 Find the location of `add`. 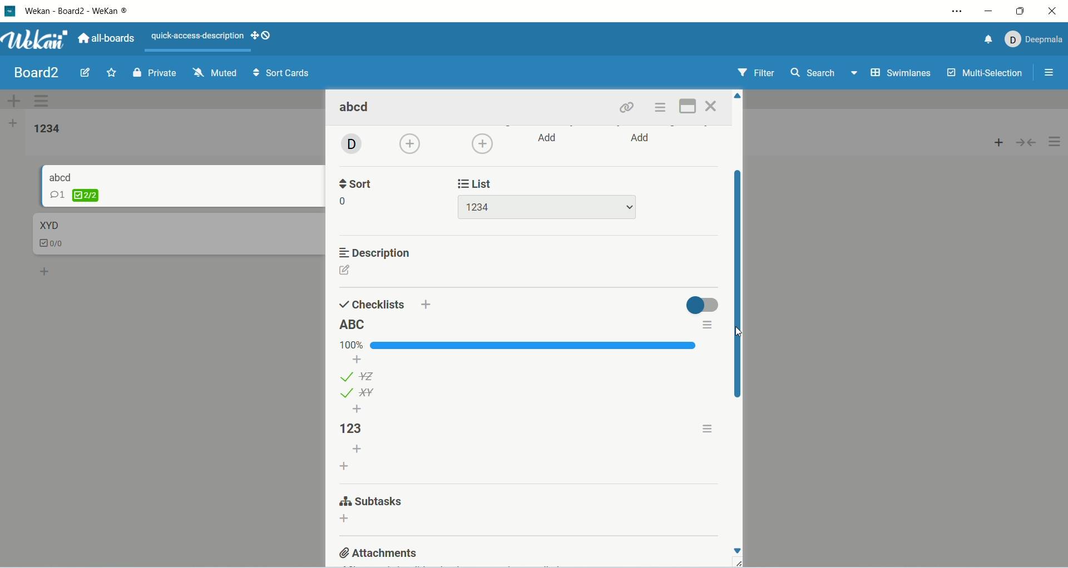

add is located at coordinates (46, 271).